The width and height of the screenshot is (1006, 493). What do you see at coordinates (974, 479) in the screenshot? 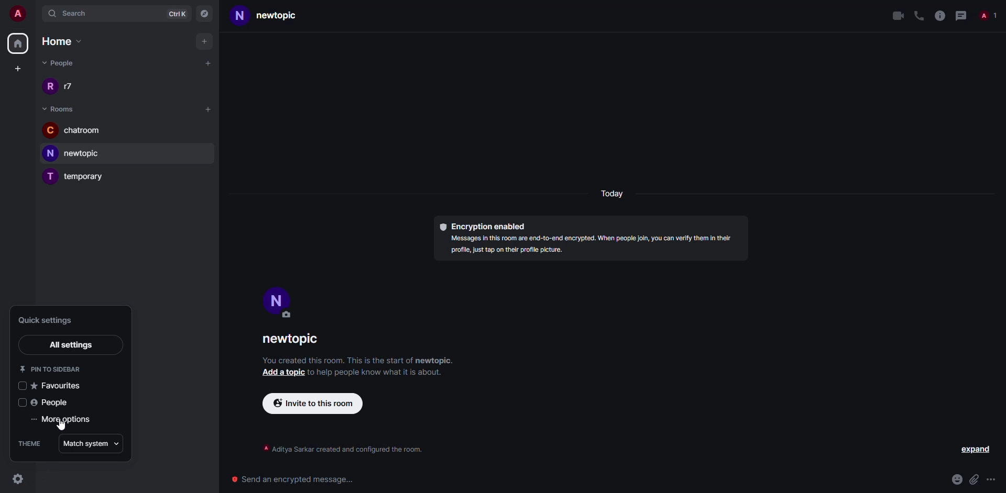
I see `attach` at bounding box center [974, 479].